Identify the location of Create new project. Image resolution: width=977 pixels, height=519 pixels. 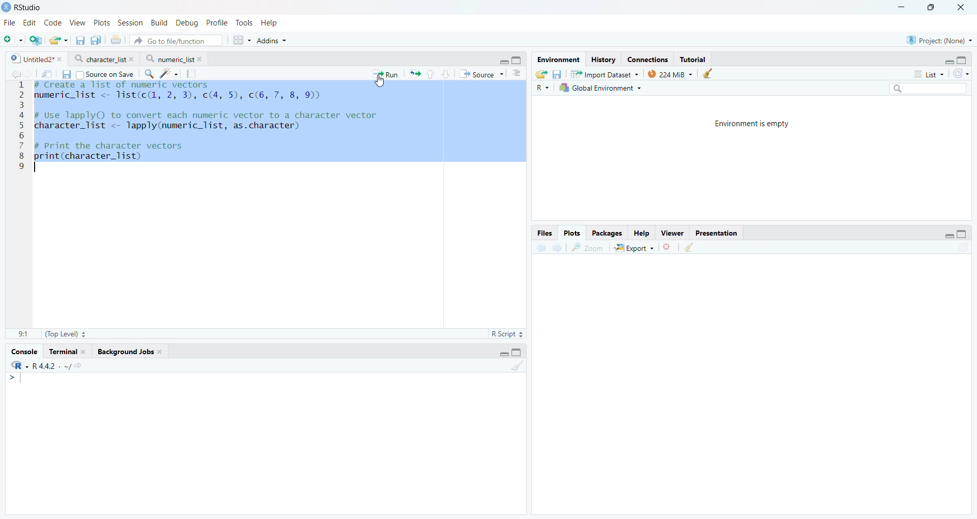
(36, 41).